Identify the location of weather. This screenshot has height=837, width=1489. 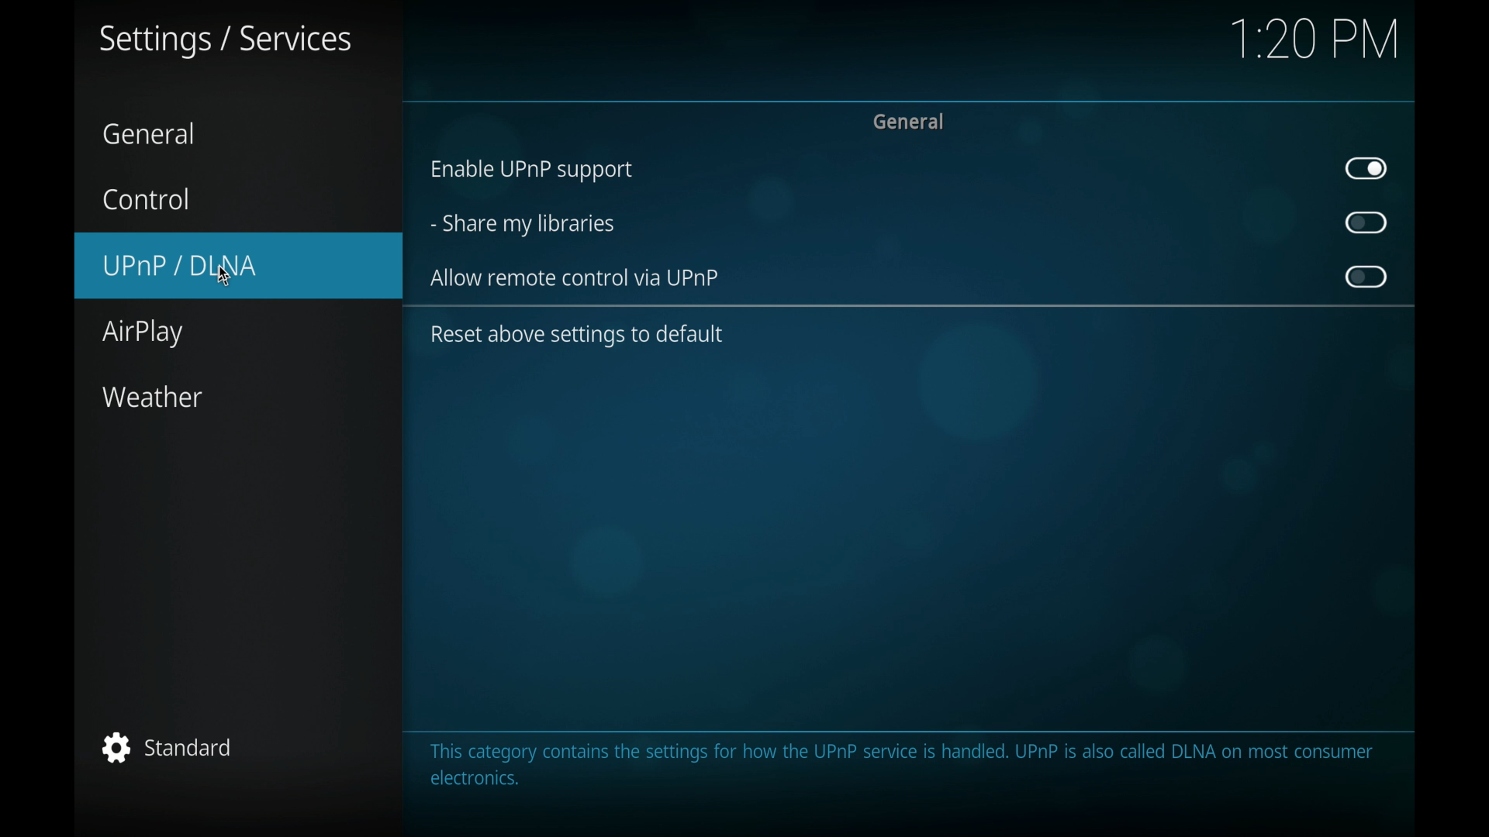
(152, 398).